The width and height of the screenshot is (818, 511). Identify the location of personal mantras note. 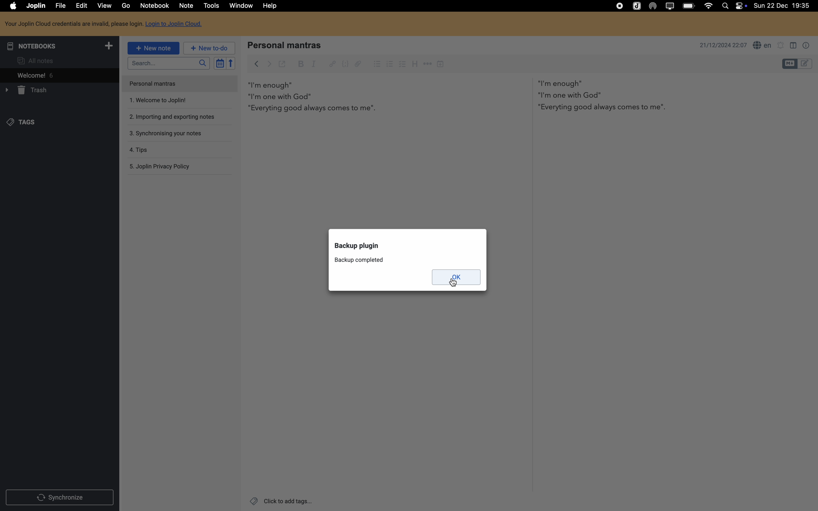
(181, 83).